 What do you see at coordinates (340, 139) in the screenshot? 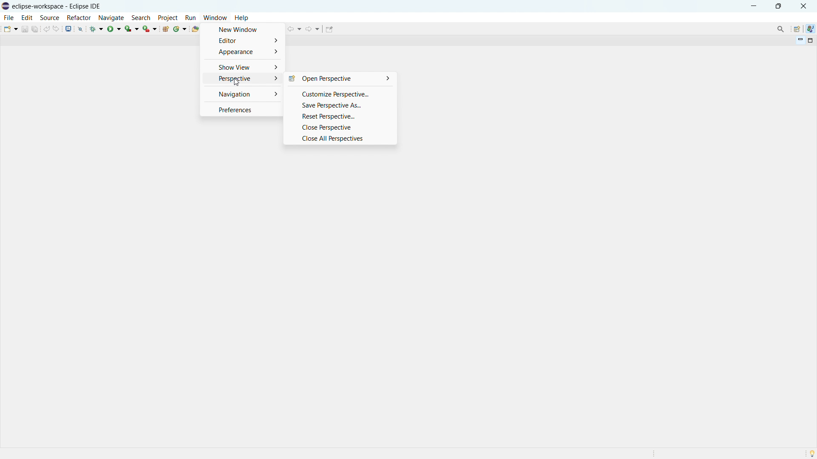
I see `close all perspectives` at bounding box center [340, 139].